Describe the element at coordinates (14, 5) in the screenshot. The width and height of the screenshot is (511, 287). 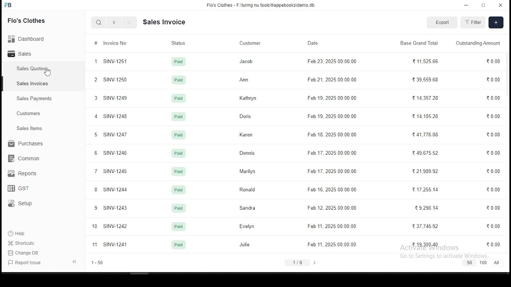
I see `FB` at that location.